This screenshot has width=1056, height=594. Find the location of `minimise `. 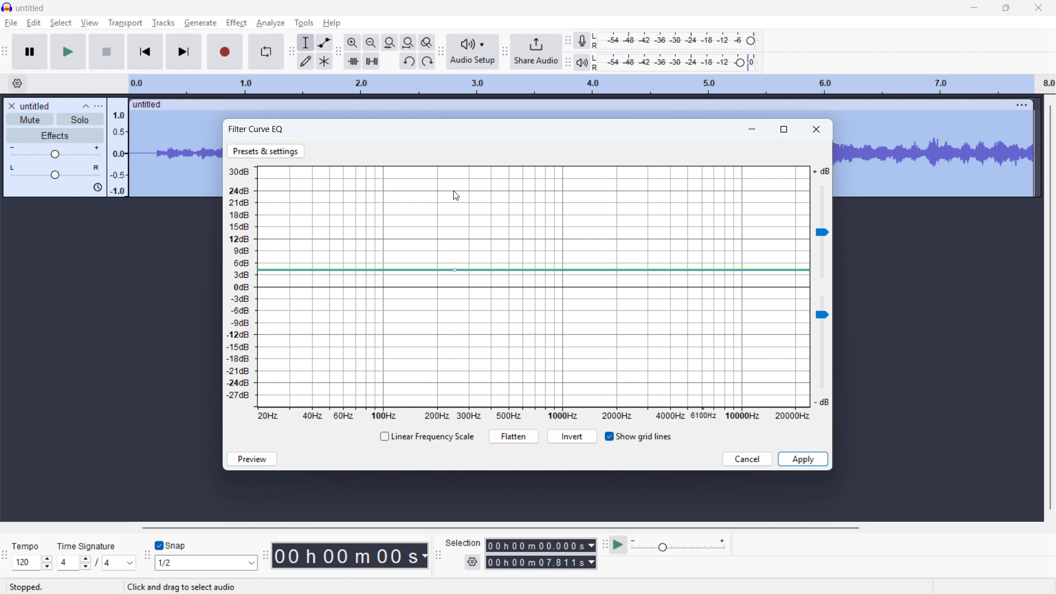

minimise  is located at coordinates (972, 8).